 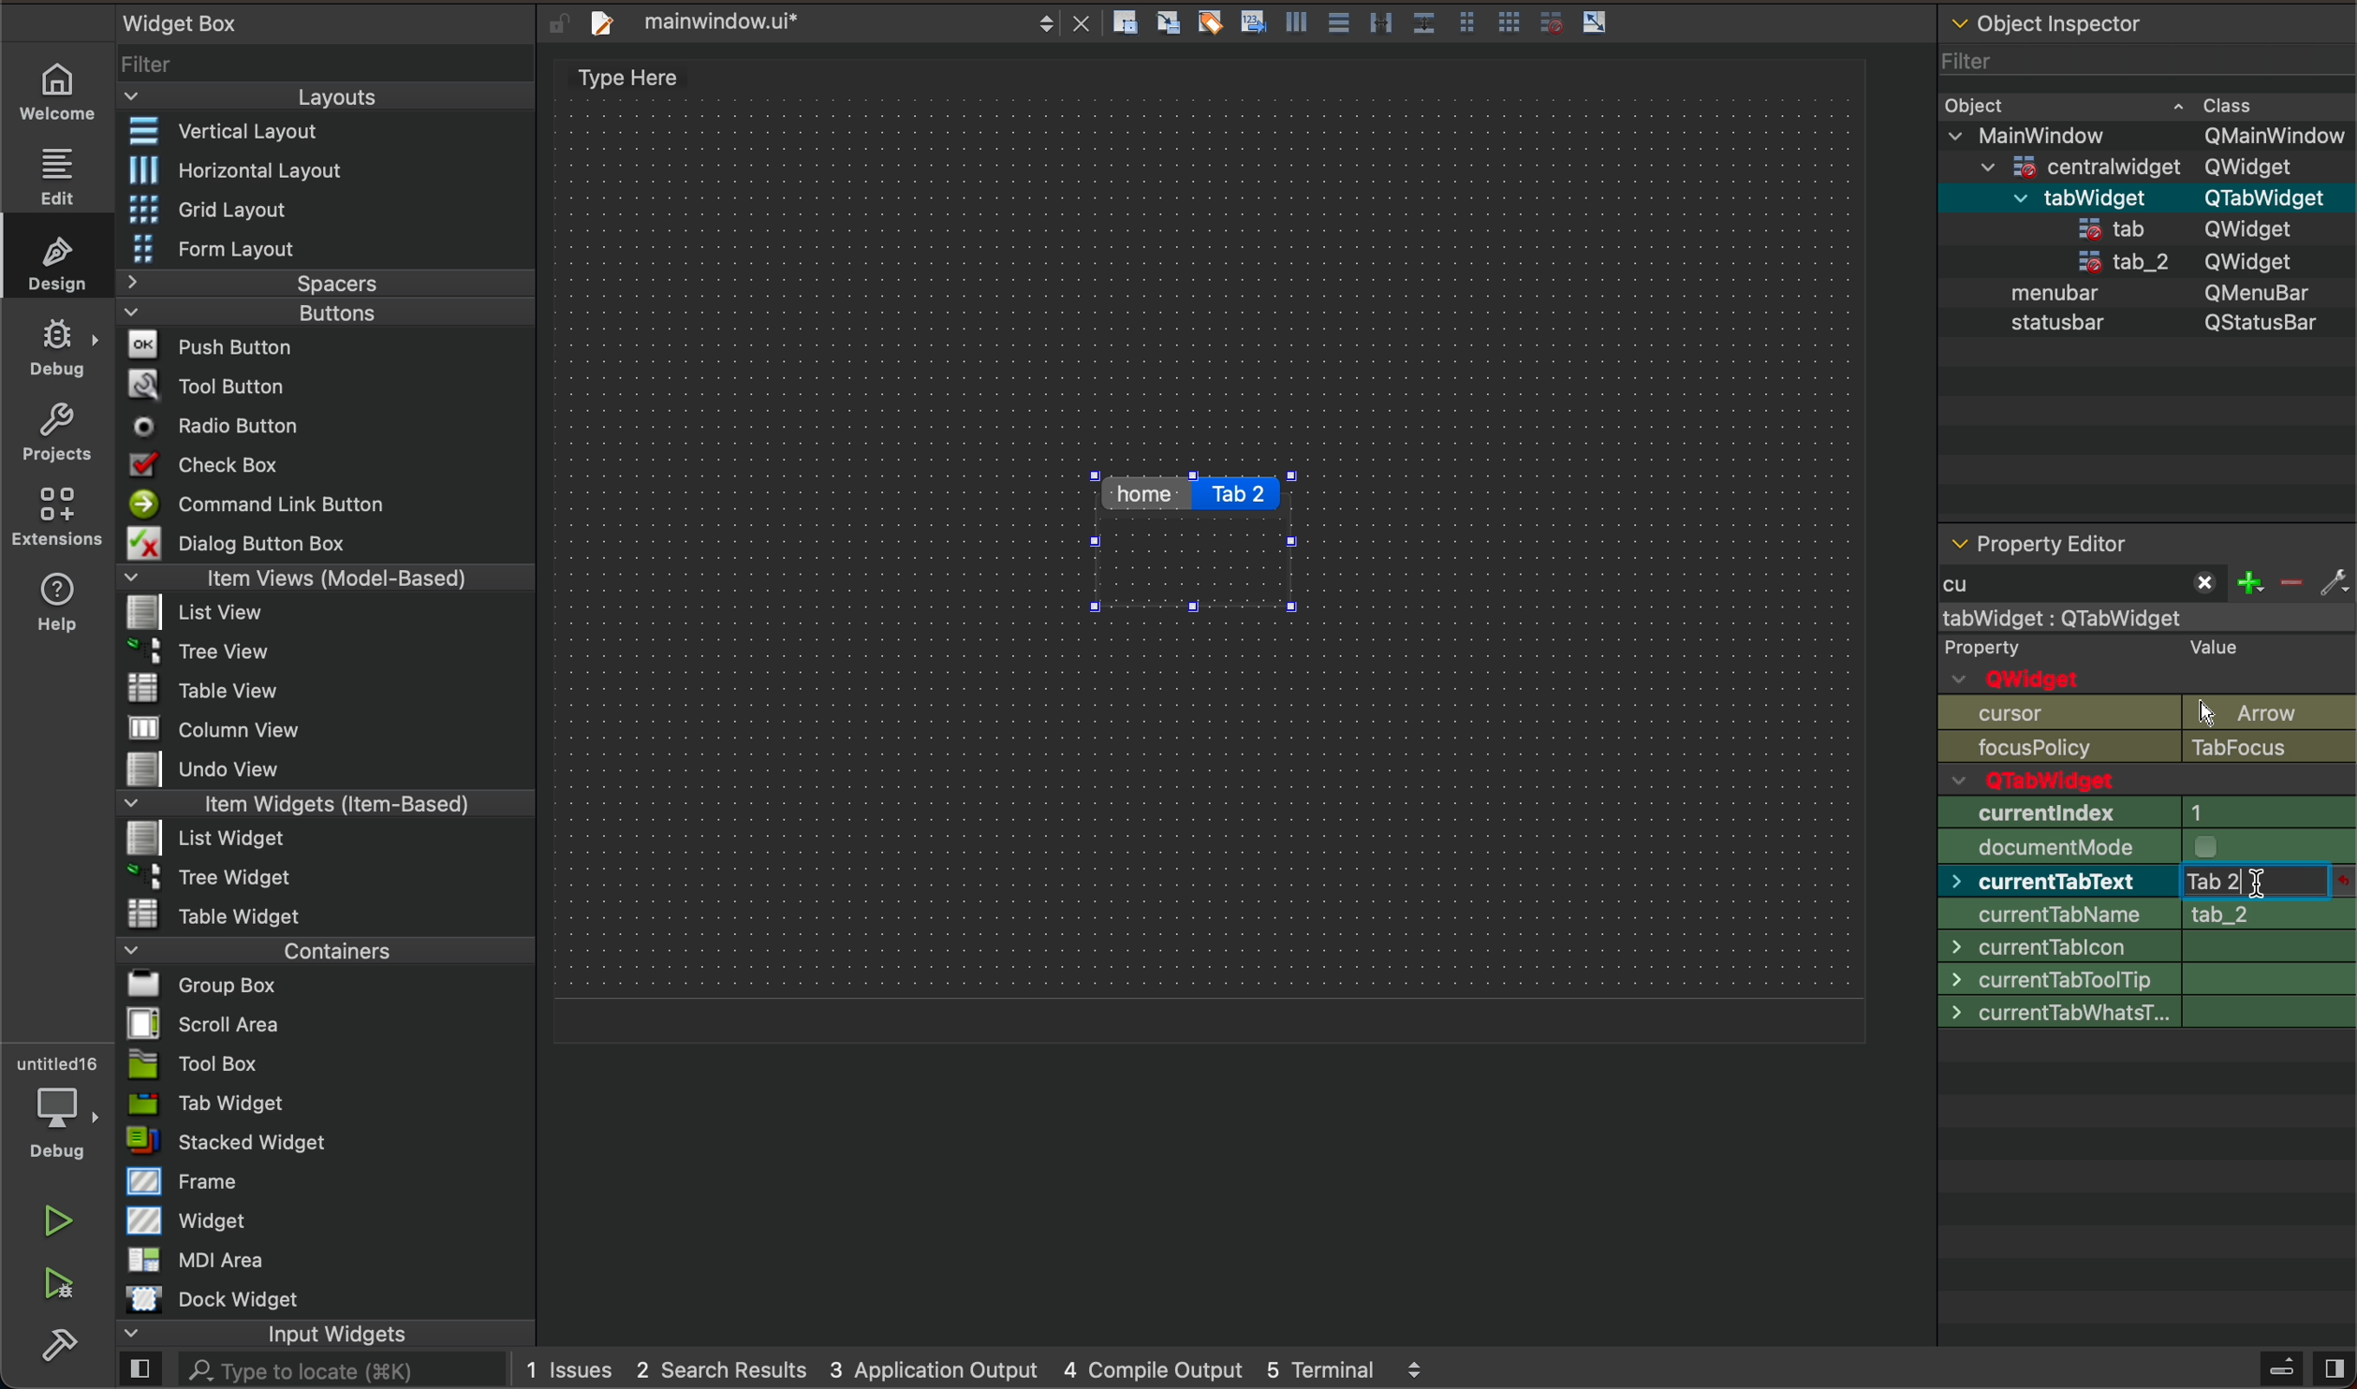 What do you see at coordinates (59, 170) in the screenshot?
I see `edit` at bounding box center [59, 170].